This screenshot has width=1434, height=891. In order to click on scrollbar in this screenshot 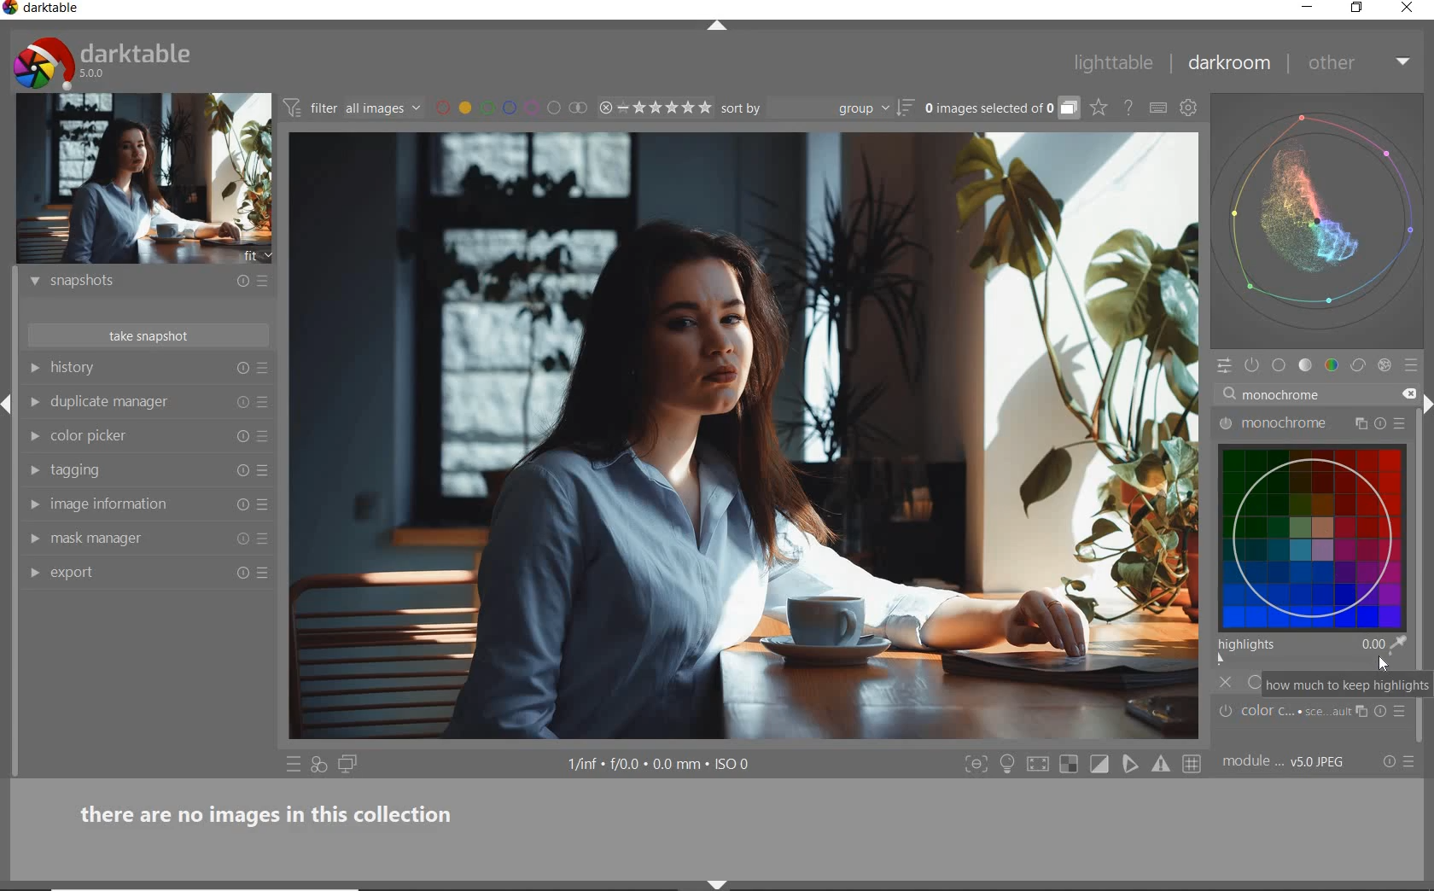, I will do `click(1425, 505)`.